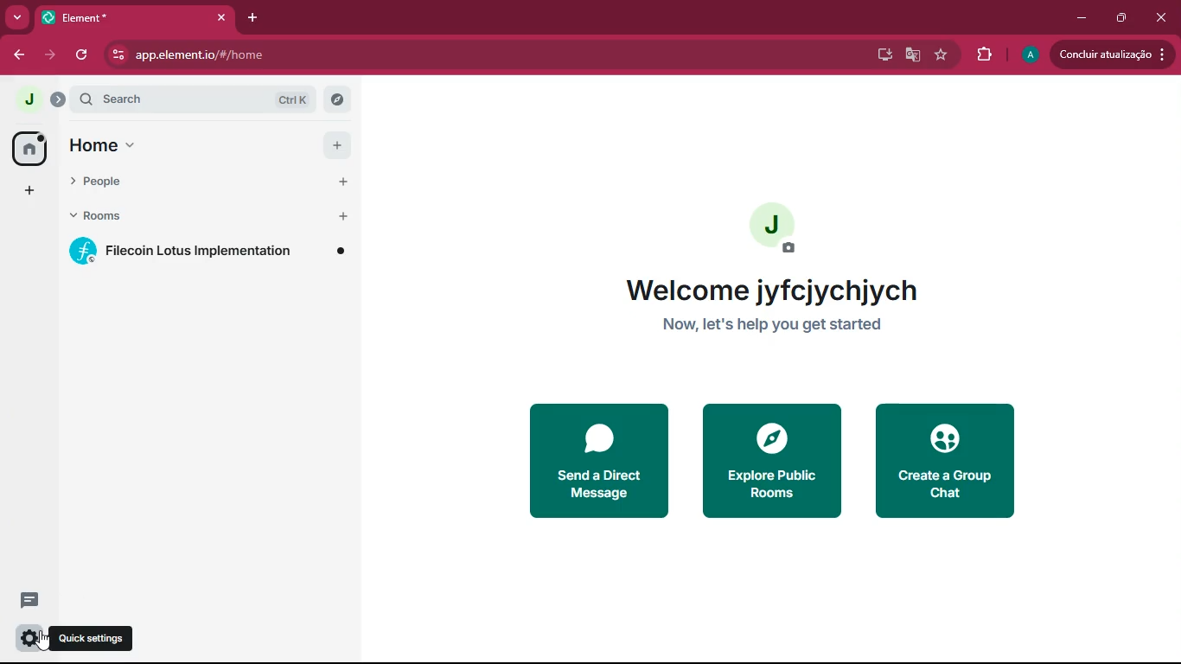 Image resolution: width=1181 pixels, height=664 pixels. I want to click on add button, so click(341, 180).